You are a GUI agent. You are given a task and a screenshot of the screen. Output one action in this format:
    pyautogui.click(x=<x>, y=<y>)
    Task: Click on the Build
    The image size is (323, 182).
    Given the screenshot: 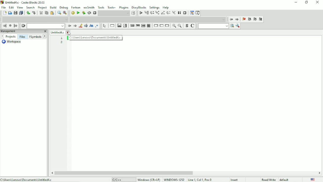 What is the action you would take?
    pyautogui.click(x=53, y=7)
    